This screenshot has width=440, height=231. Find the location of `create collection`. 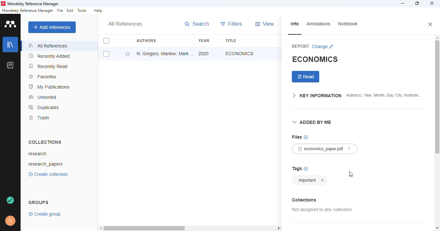

create collection is located at coordinates (48, 174).